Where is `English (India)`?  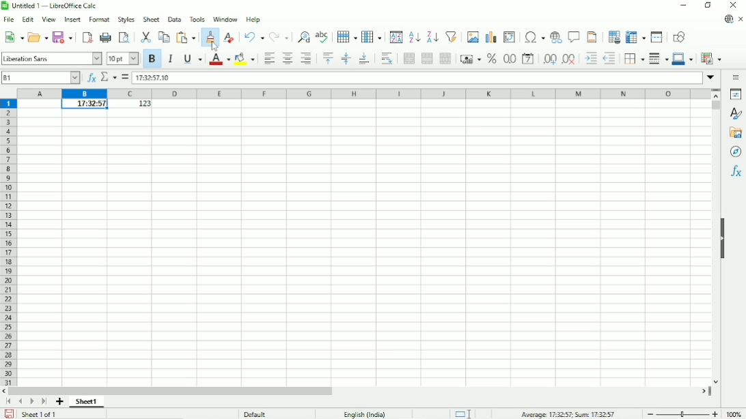 English (India) is located at coordinates (367, 413).